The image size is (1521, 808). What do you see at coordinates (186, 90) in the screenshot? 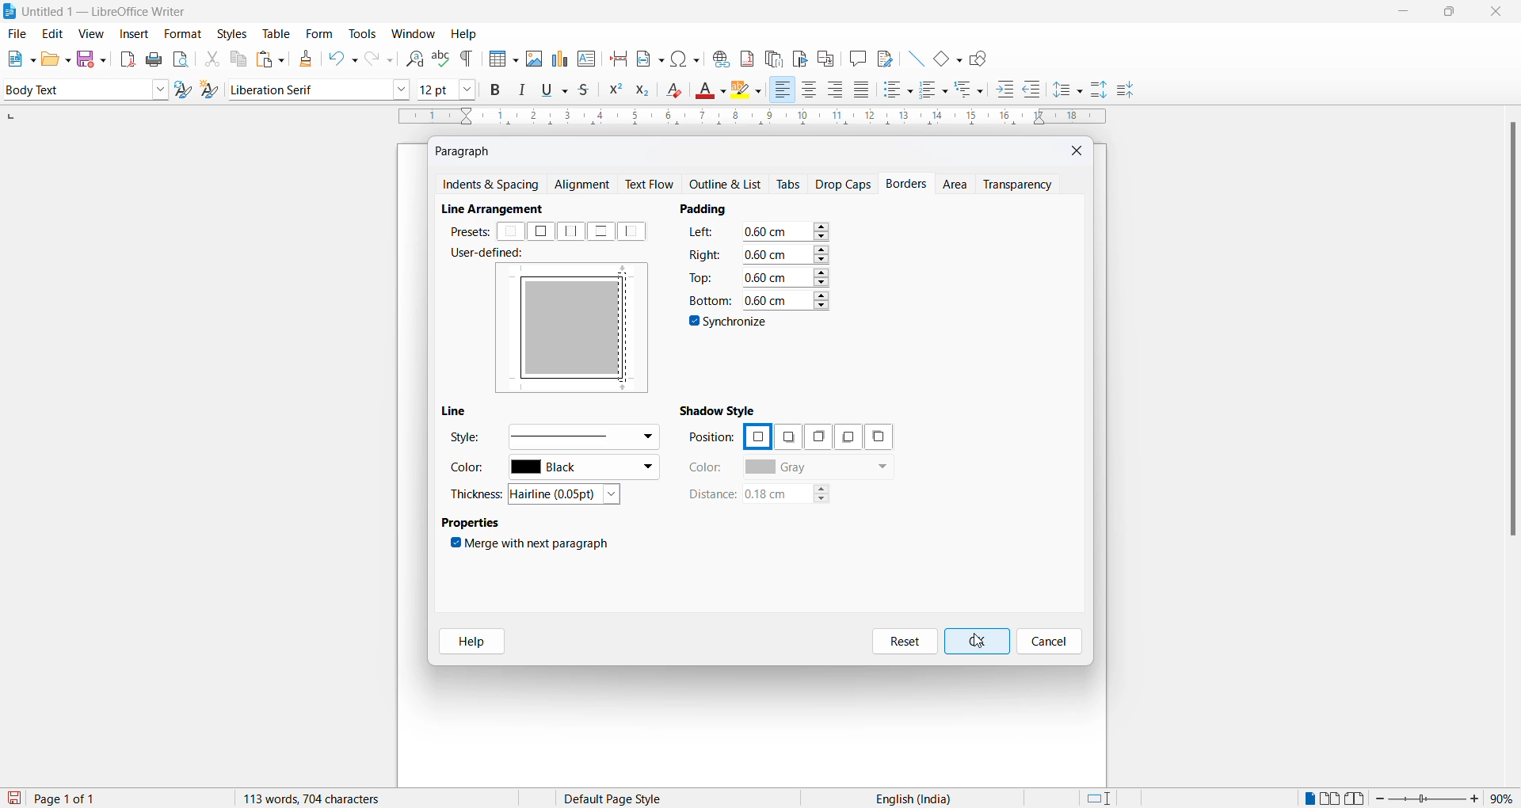
I see `update selected style` at bounding box center [186, 90].